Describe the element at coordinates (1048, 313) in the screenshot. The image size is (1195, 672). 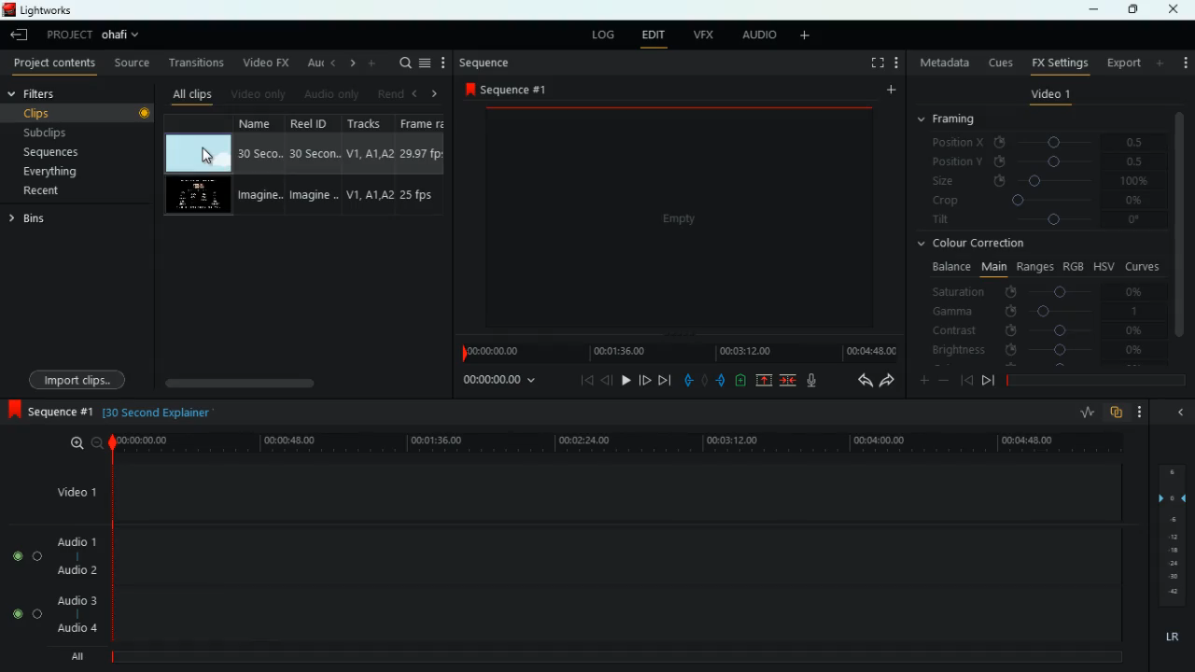
I see `gamma` at that location.